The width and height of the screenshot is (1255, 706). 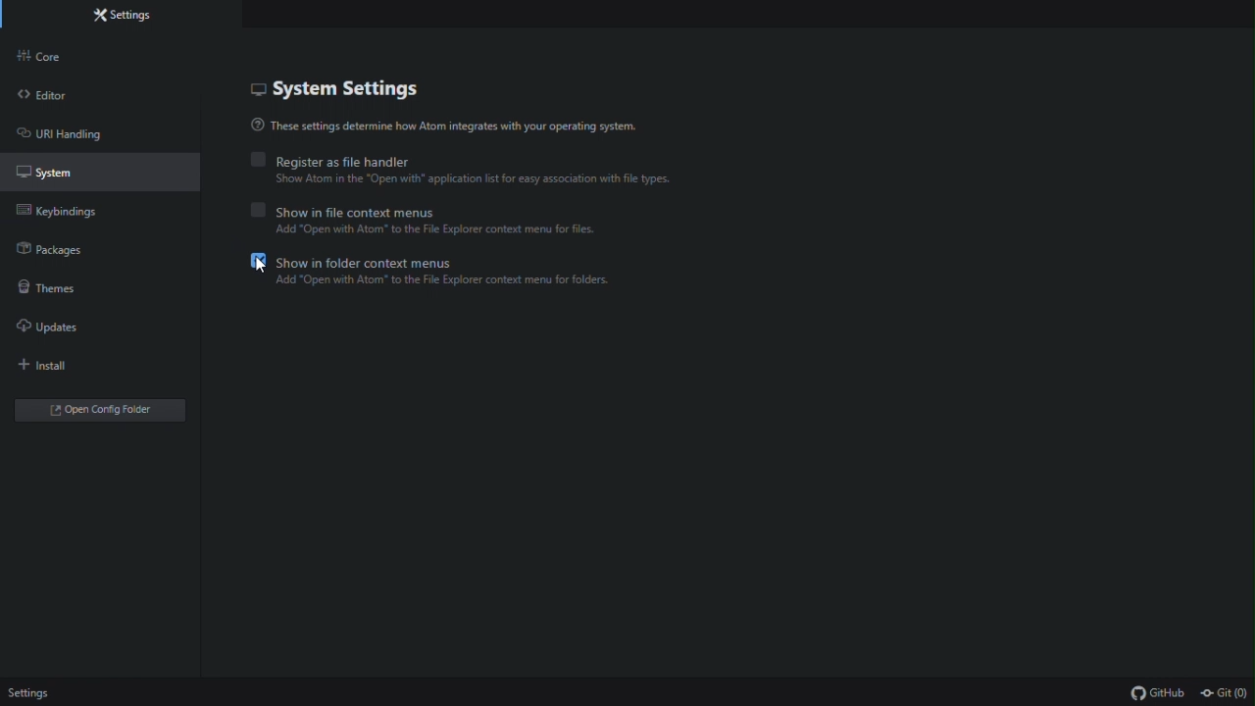 I want to click on ‘Add "Open with Atom” to the File Explorer context menu for files., so click(x=439, y=231).